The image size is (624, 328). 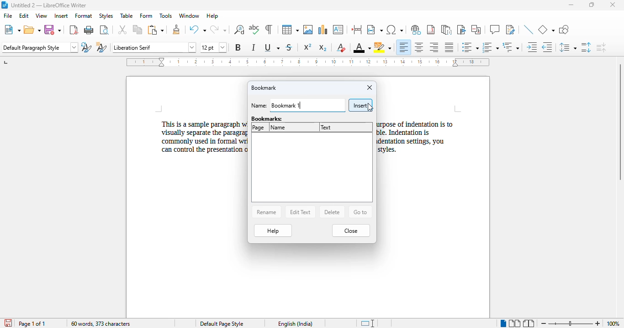 What do you see at coordinates (12, 30) in the screenshot?
I see `new` at bounding box center [12, 30].